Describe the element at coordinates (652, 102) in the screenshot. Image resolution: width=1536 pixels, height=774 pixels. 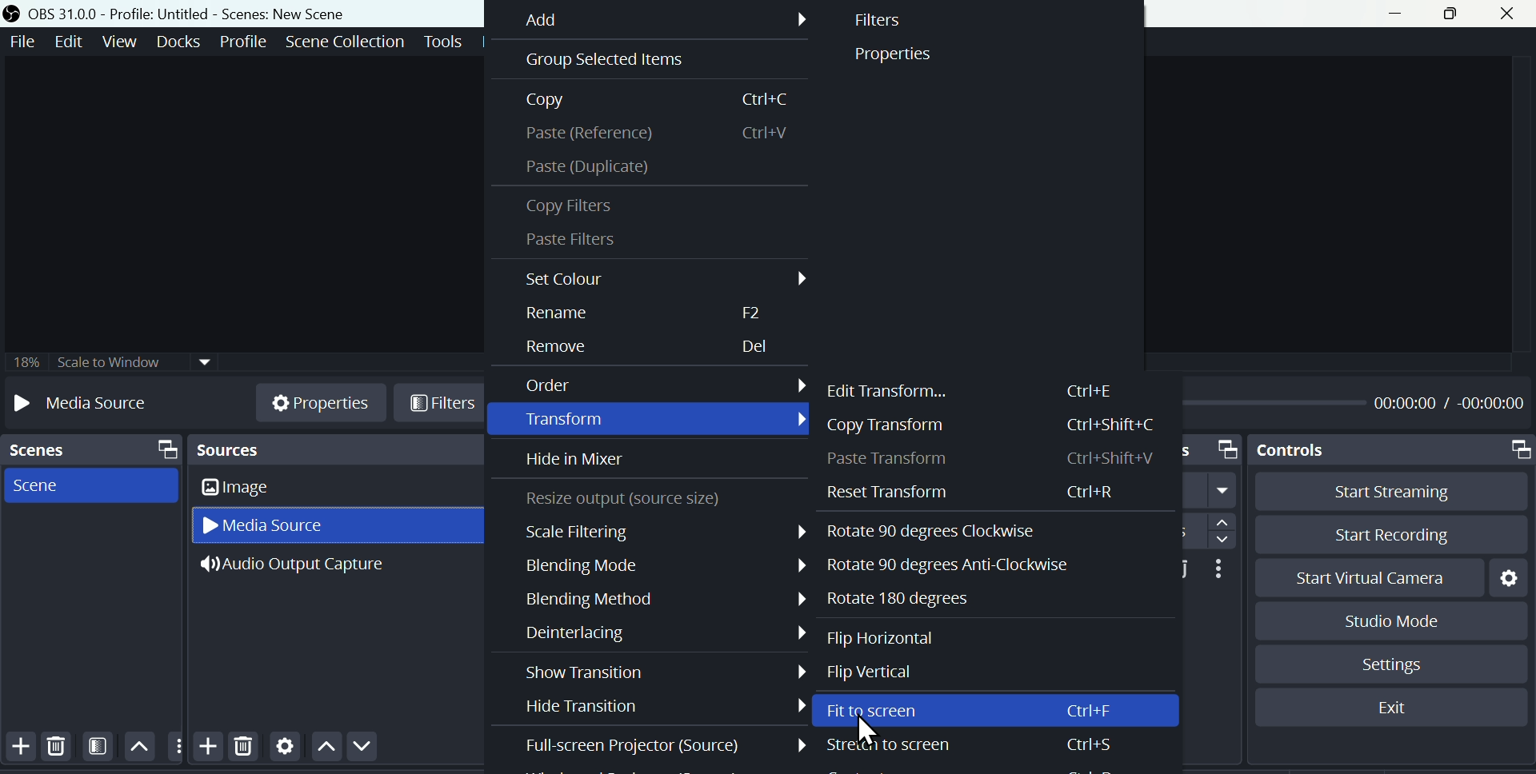
I see `Copy` at that location.